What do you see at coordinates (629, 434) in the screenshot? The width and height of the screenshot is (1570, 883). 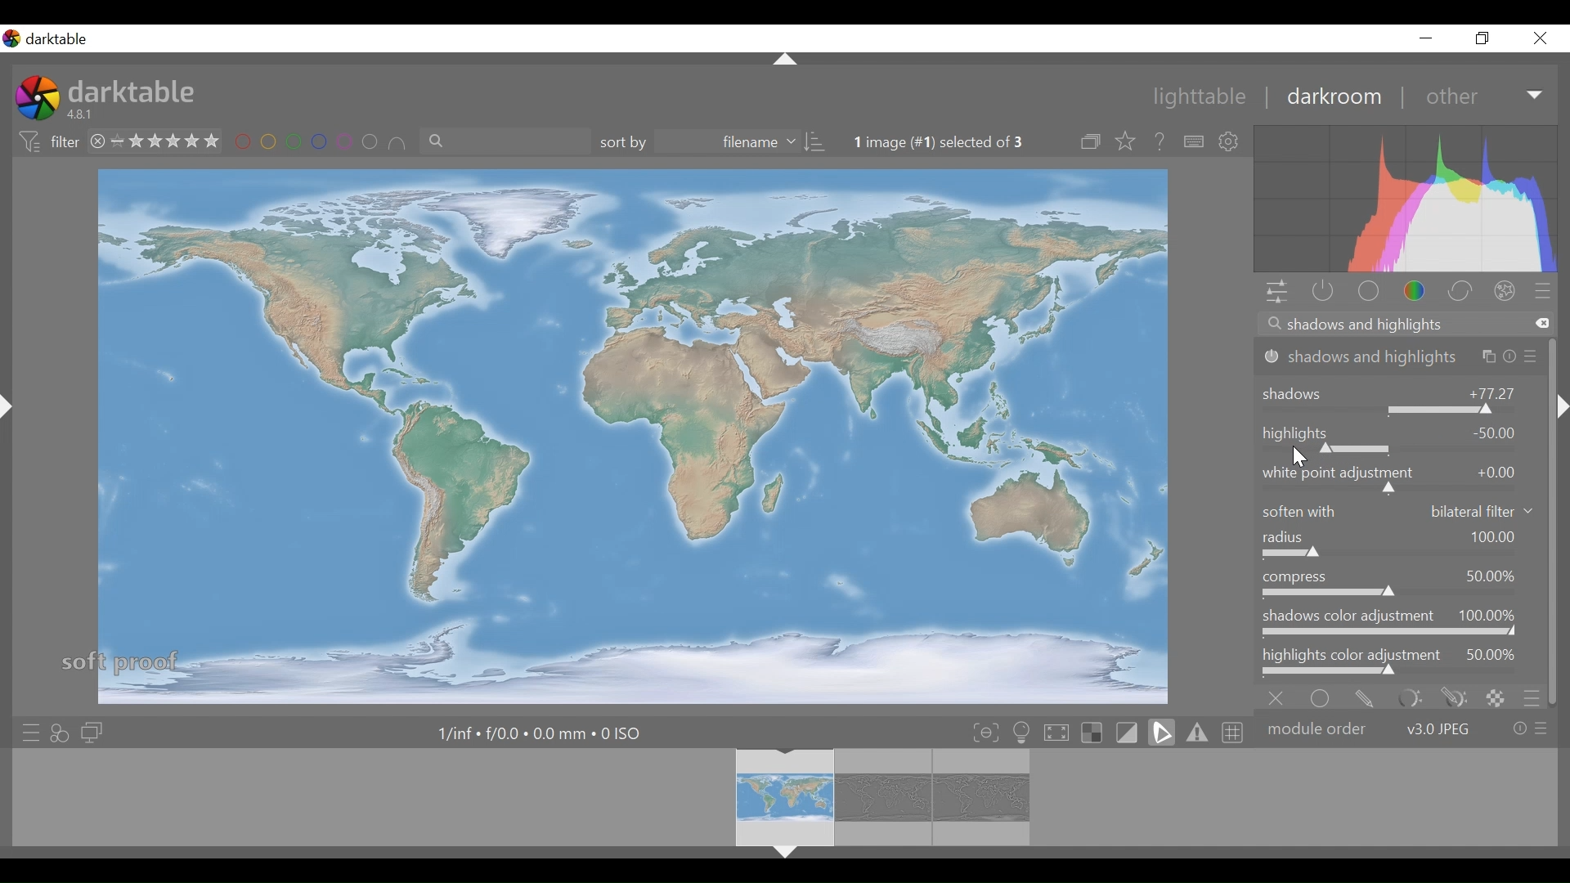 I see `main editing area` at bounding box center [629, 434].